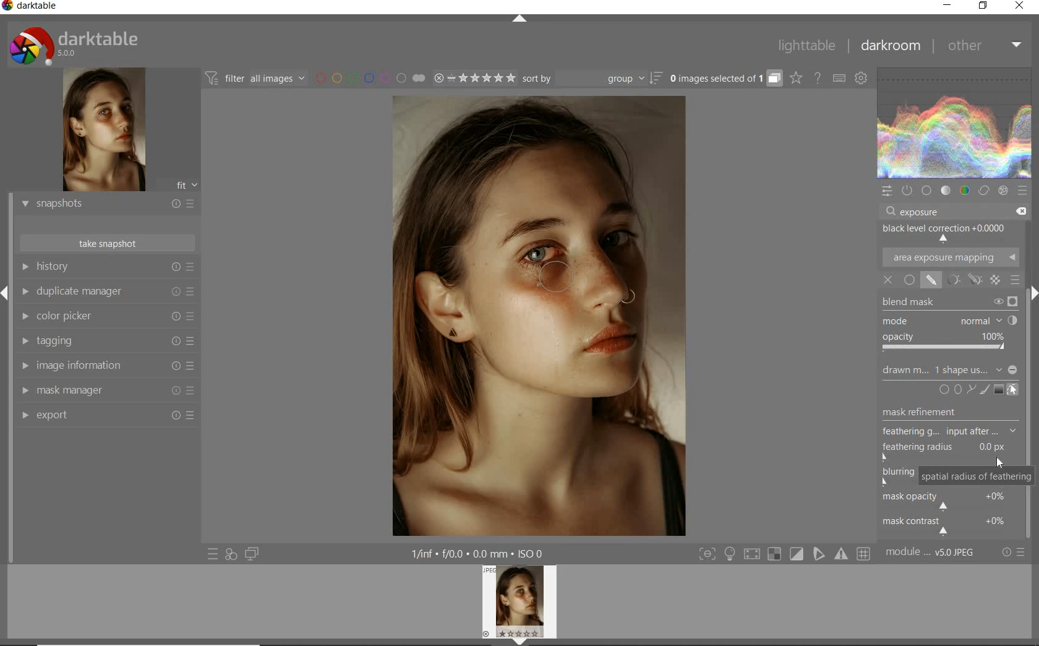 The height and width of the screenshot is (646, 1039). Describe the element at coordinates (106, 418) in the screenshot. I see `export` at that location.